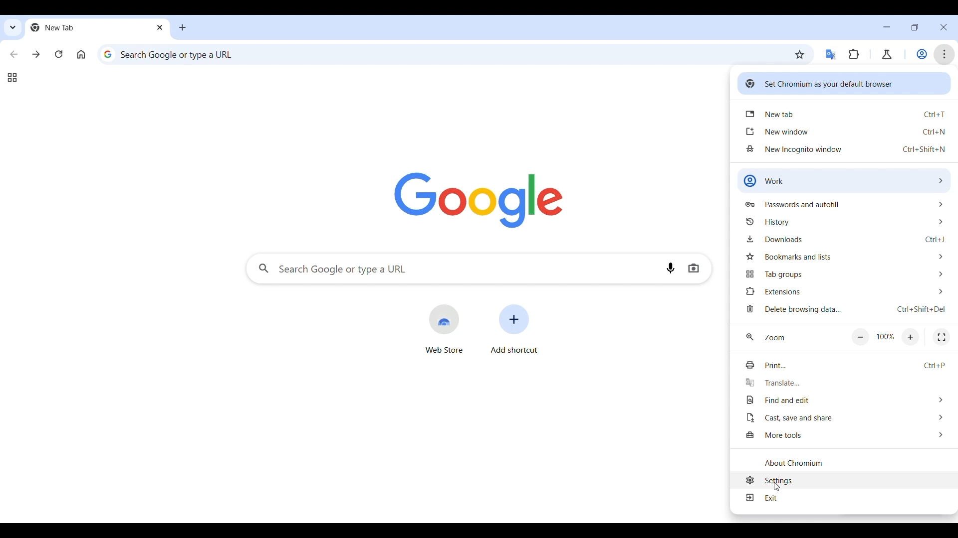  I want to click on Add new tab, so click(182, 27).